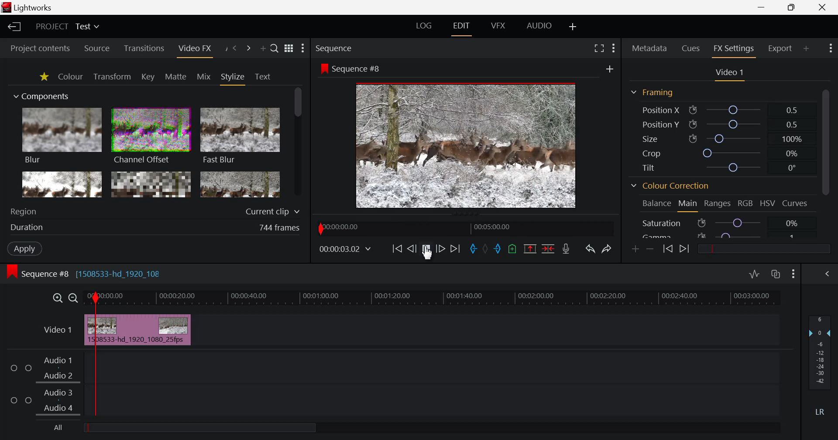  What do you see at coordinates (57, 298) in the screenshot?
I see `Timeline Zoom In` at bounding box center [57, 298].